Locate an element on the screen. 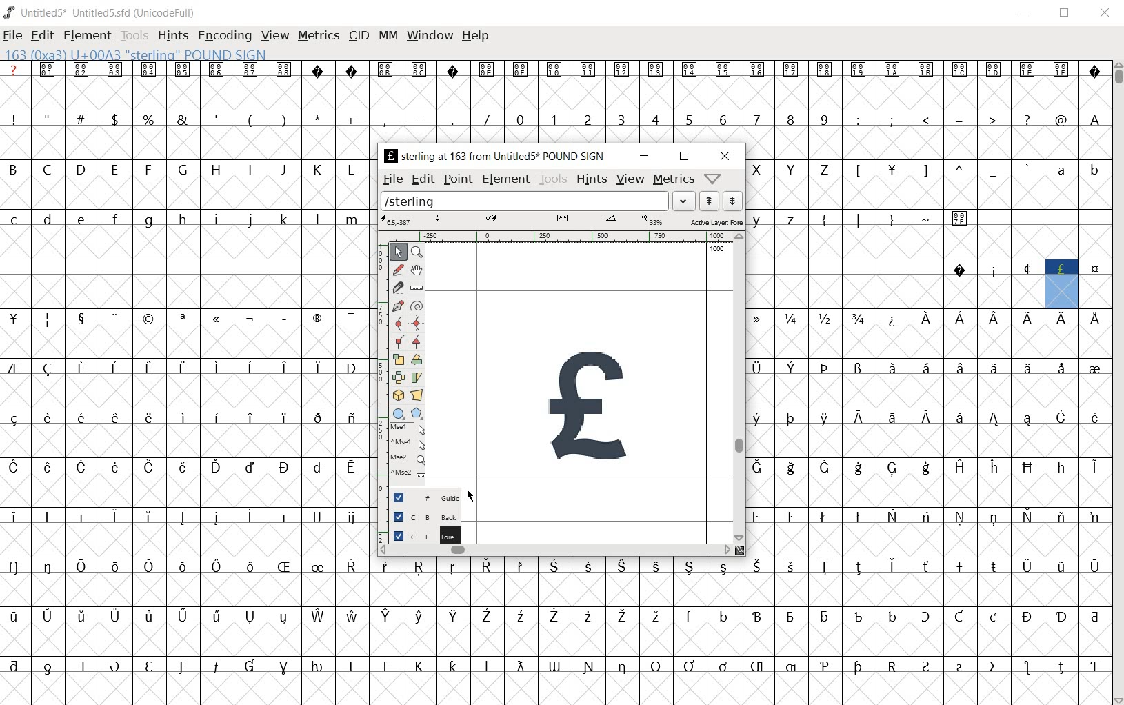 Image resolution: width=1124 pixels, height=705 pixels. Symbol is located at coordinates (182, 319).